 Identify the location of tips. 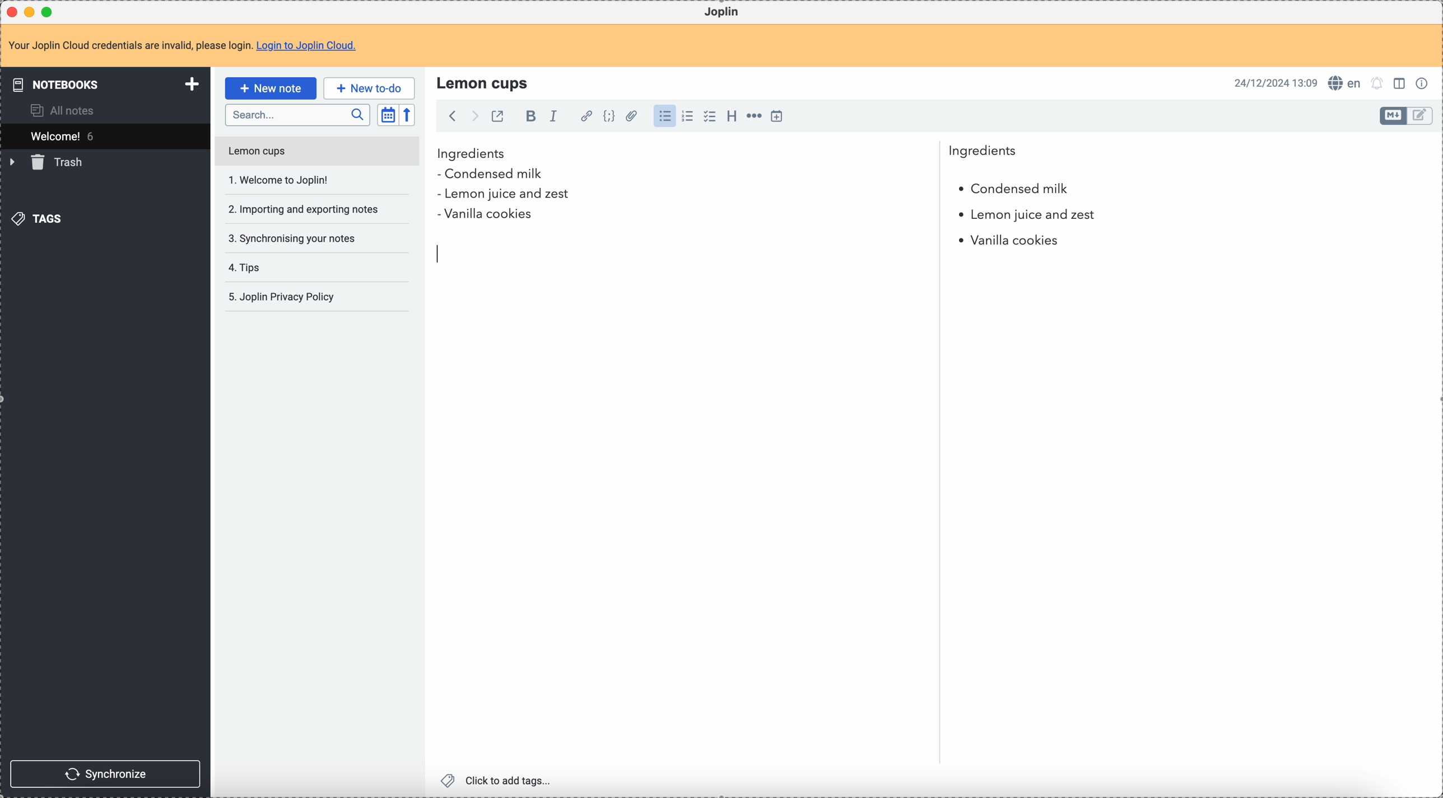
(246, 269).